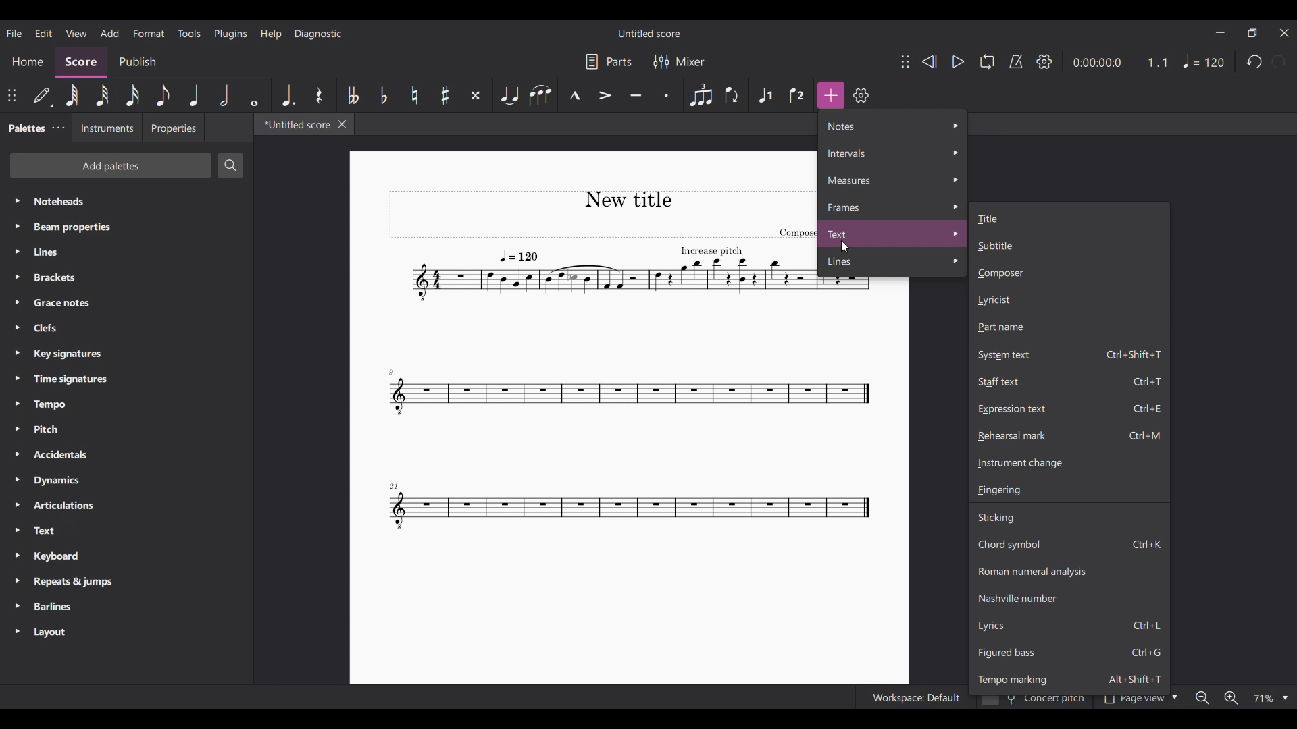 This screenshot has height=729, width=1297. I want to click on Palettes, so click(24, 129).